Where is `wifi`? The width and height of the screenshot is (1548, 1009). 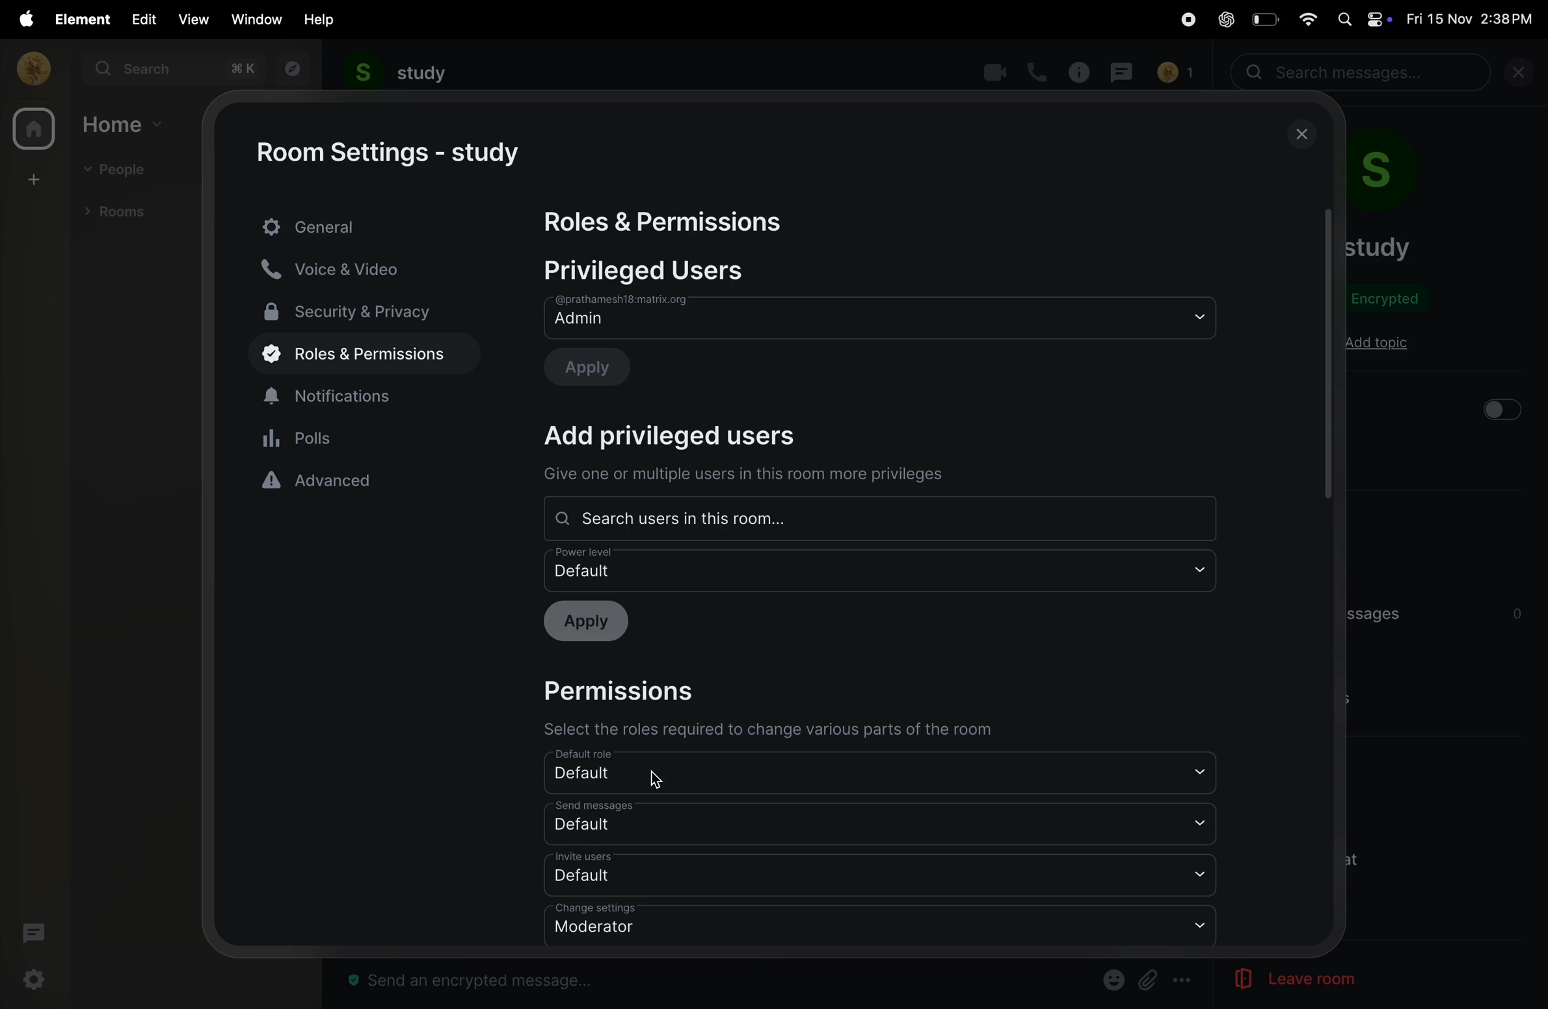
wifi is located at coordinates (1303, 18).